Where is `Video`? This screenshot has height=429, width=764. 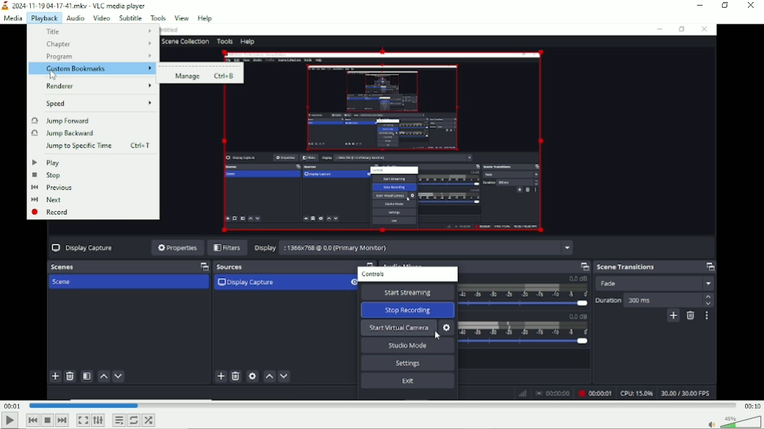 Video is located at coordinates (101, 17).